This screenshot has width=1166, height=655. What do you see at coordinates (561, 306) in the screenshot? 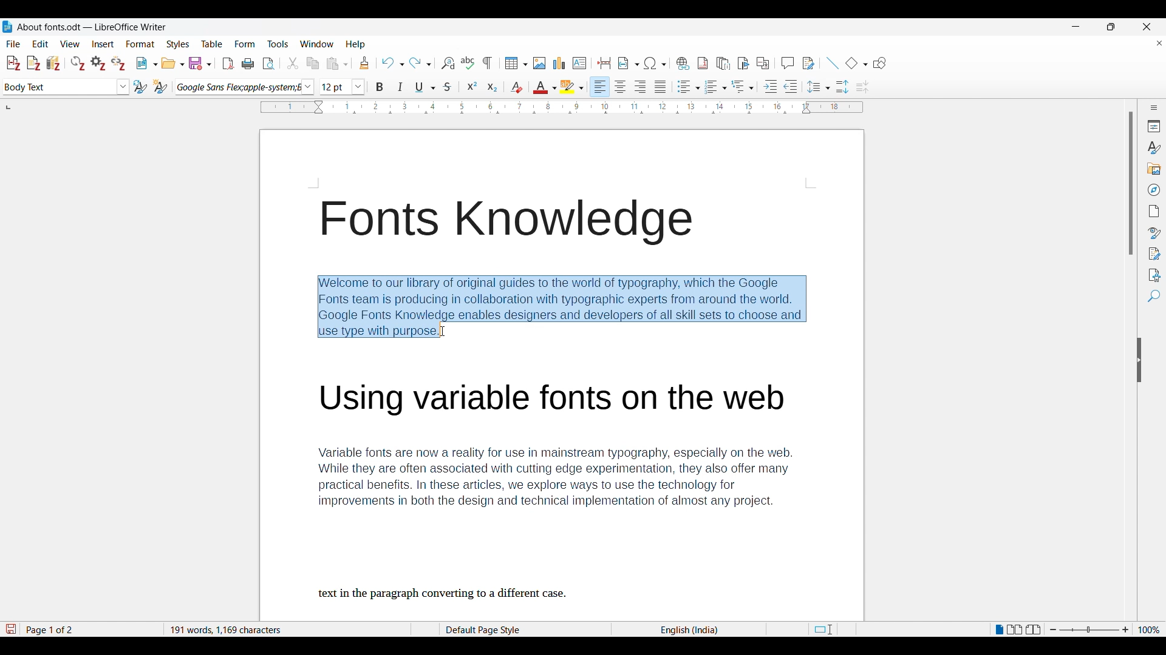
I see `Paragraph selected by cursor` at bounding box center [561, 306].